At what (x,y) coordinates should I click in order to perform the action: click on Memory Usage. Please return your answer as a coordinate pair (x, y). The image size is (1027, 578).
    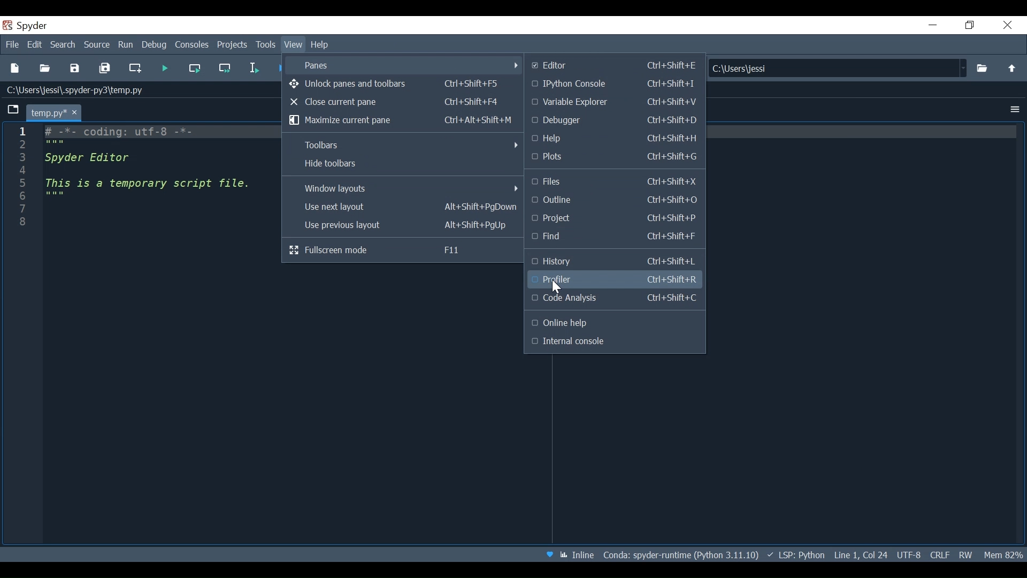
    Looking at the image, I should click on (1003, 553).